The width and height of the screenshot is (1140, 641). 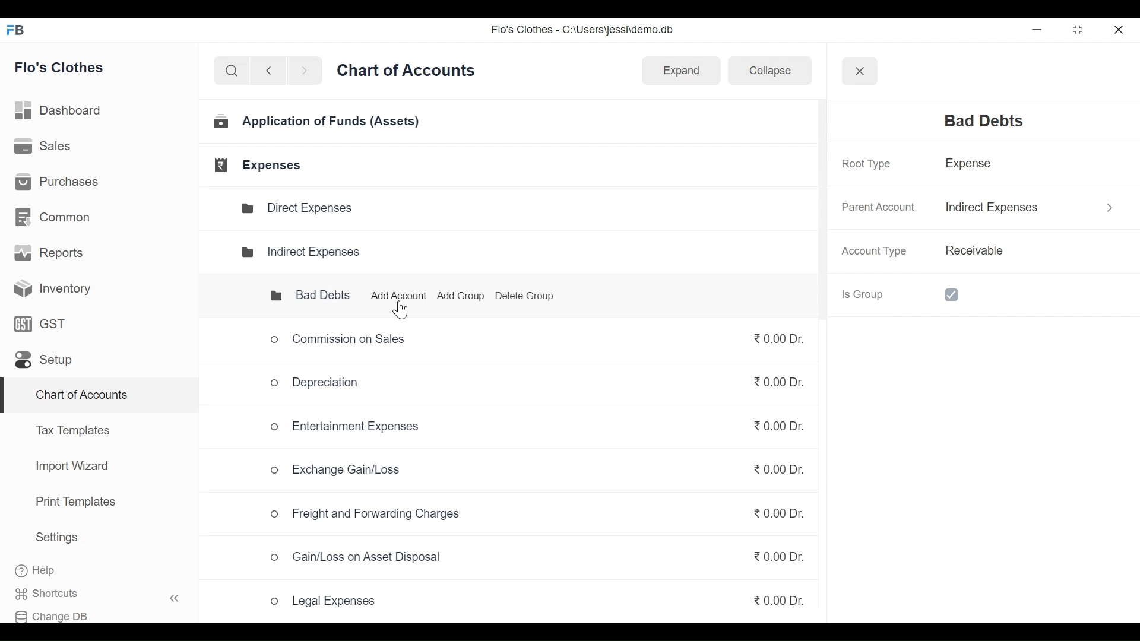 What do you see at coordinates (877, 252) in the screenshot?
I see `Account Type` at bounding box center [877, 252].